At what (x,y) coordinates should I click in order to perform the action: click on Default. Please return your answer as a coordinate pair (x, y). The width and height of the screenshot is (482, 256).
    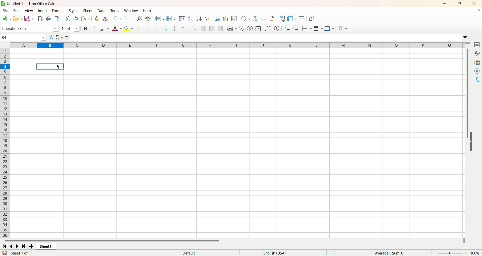
    Looking at the image, I should click on (207, 252).